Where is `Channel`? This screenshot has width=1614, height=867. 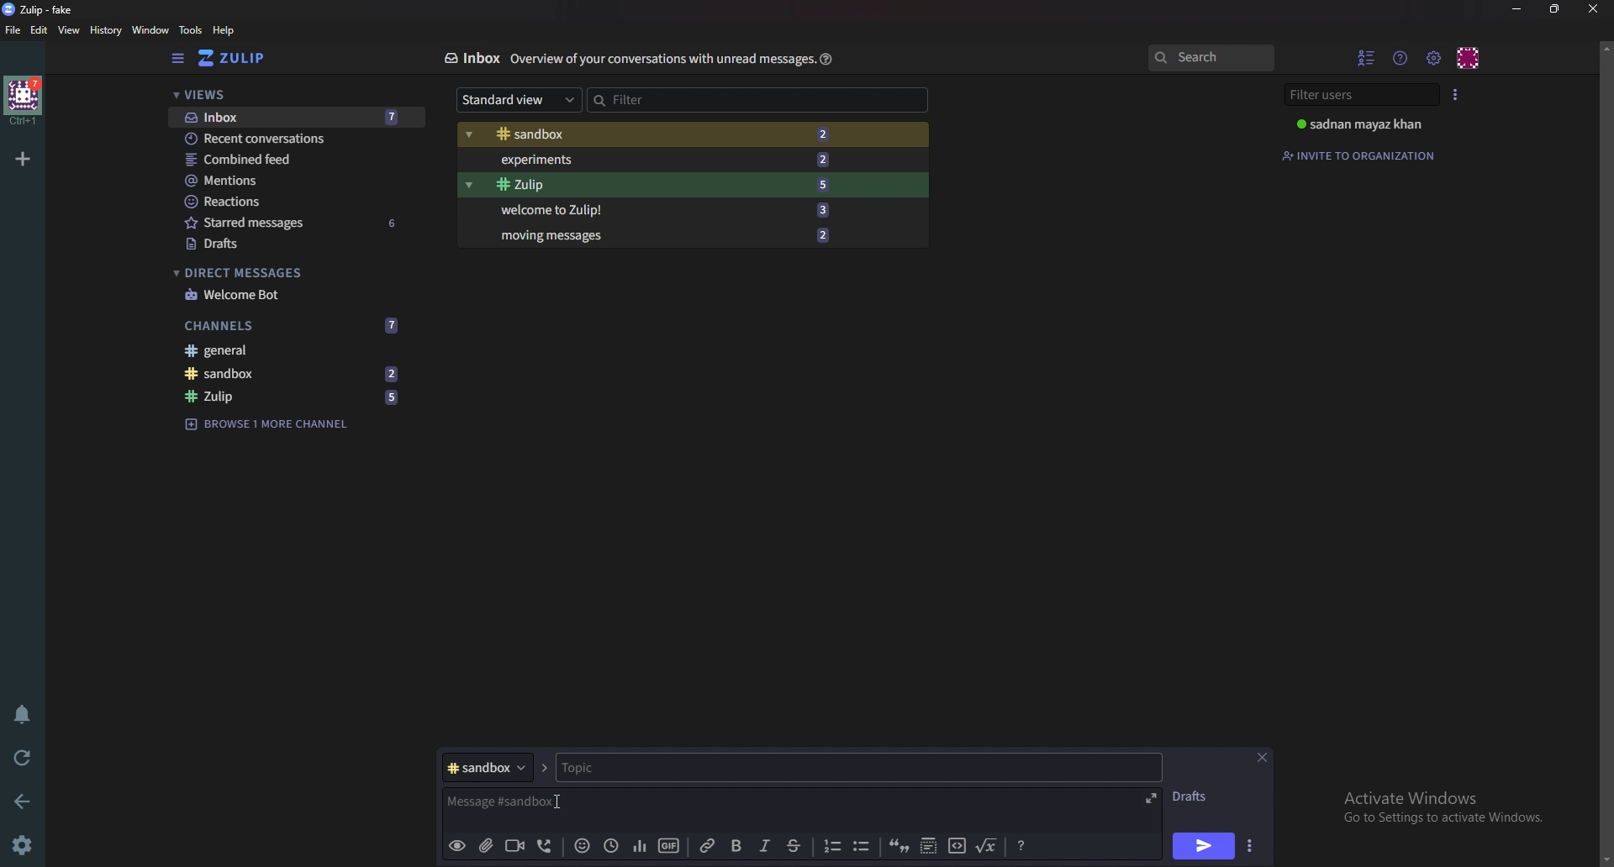
Channel is located at coordinates (486, 768).